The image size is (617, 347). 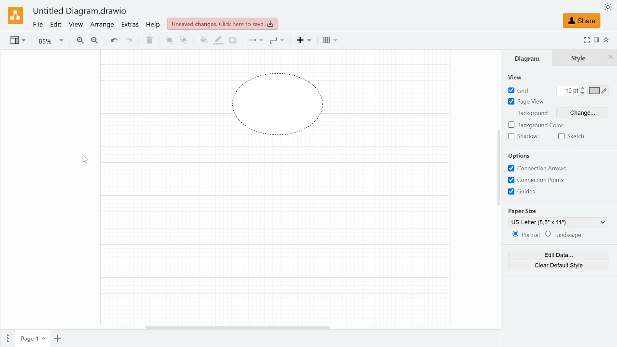 I want to click on background, so click(x=534, y=113).